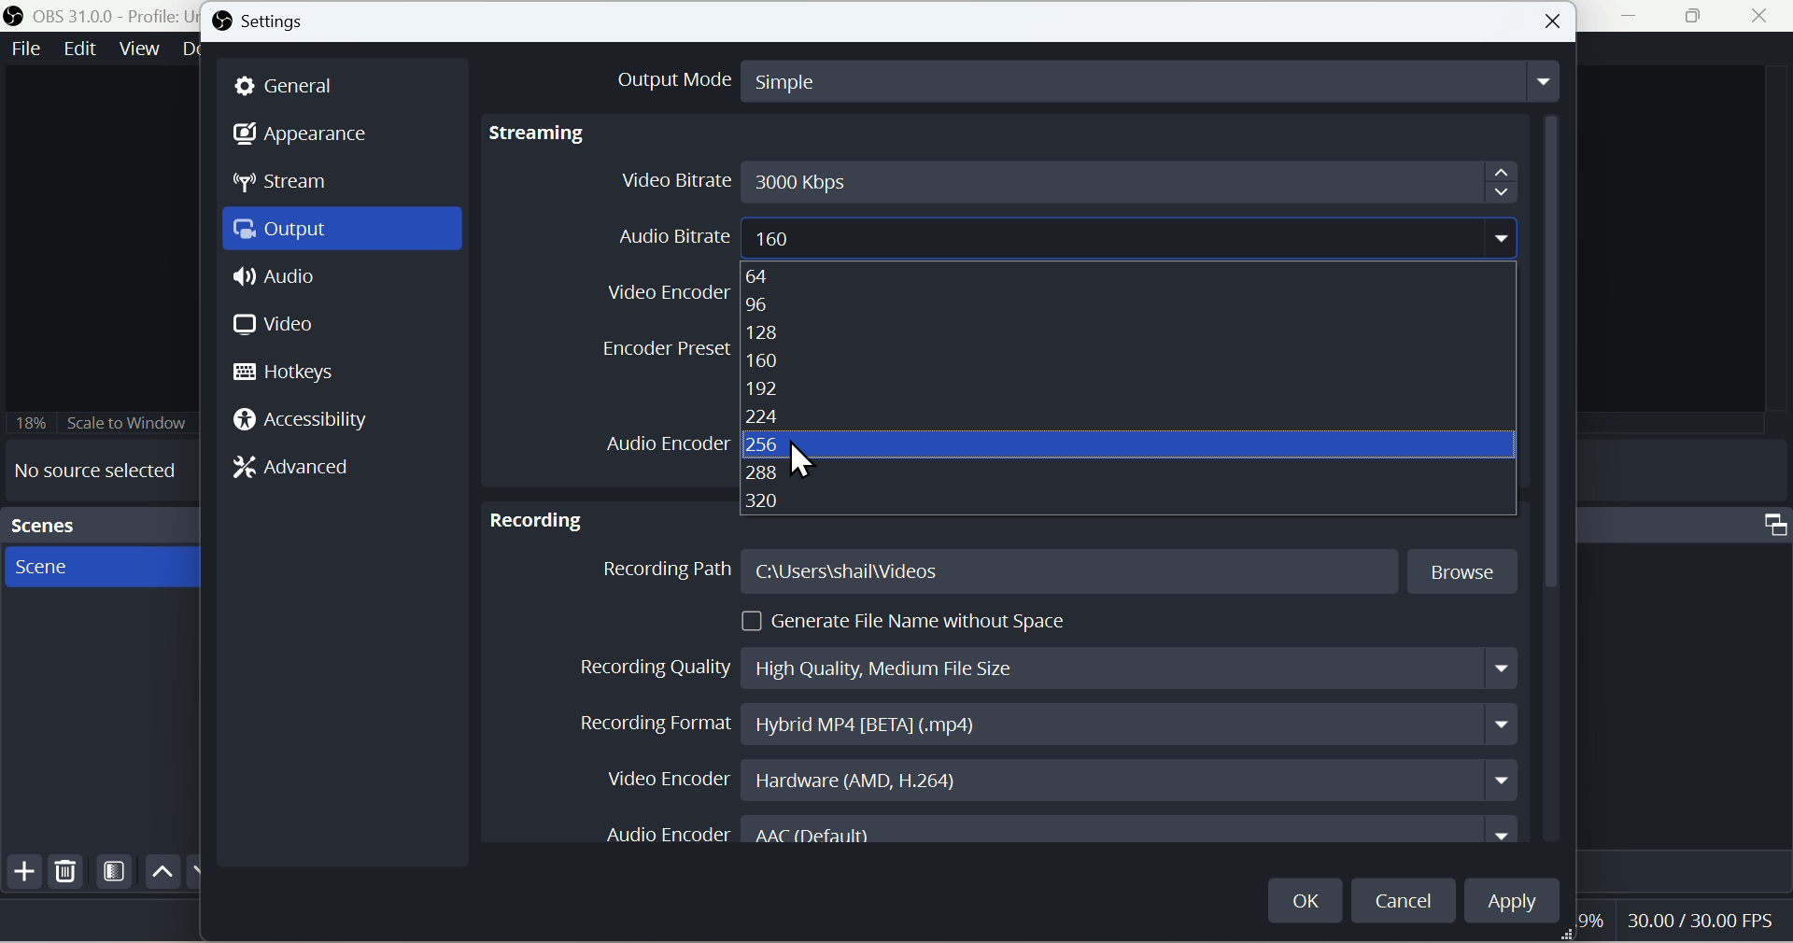 The height and width of the screenshot is (943, 1793). What do you see at coordinates (272, 23) in the screenshot?
I see `Settings` at bounding box center [272, 23].